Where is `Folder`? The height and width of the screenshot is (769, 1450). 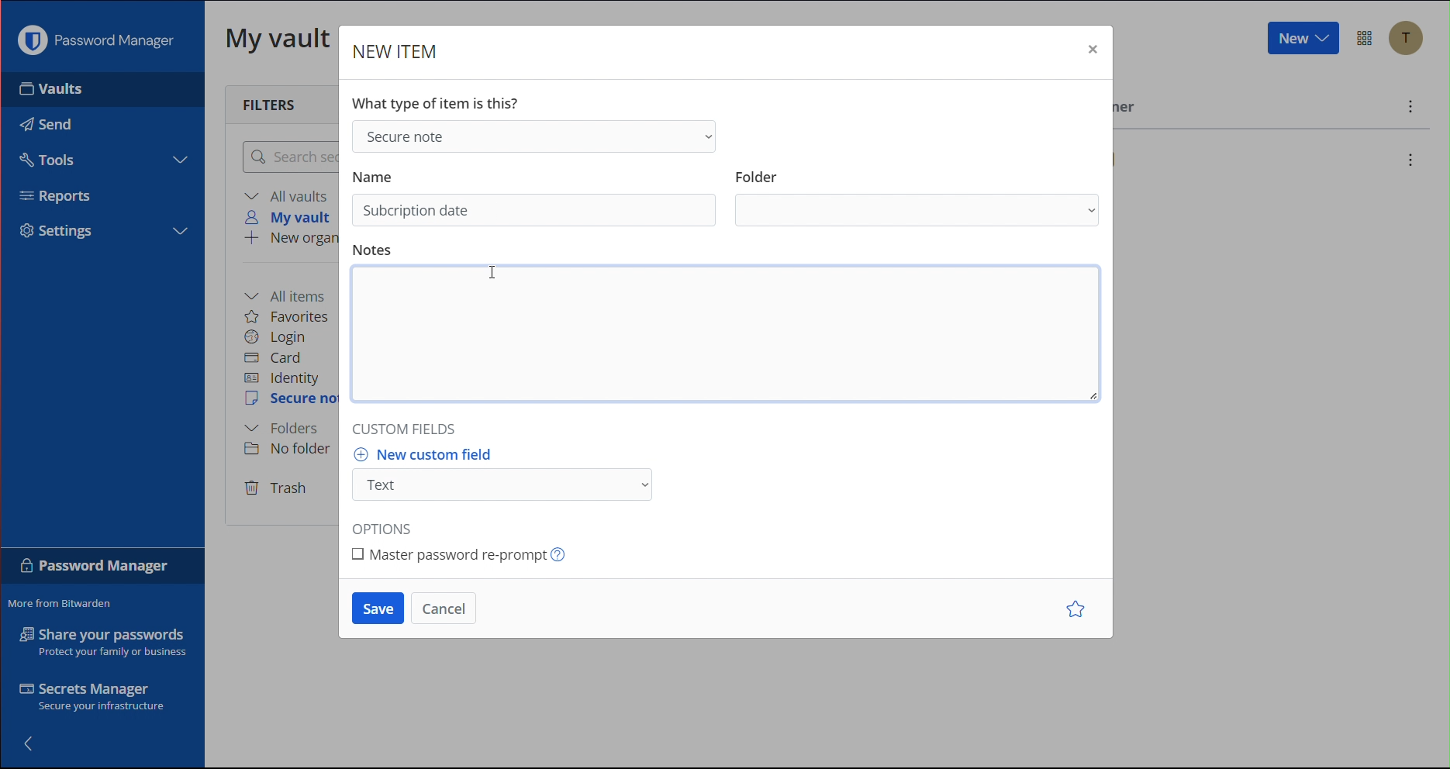
Folder is located at coordinates (758, 172).